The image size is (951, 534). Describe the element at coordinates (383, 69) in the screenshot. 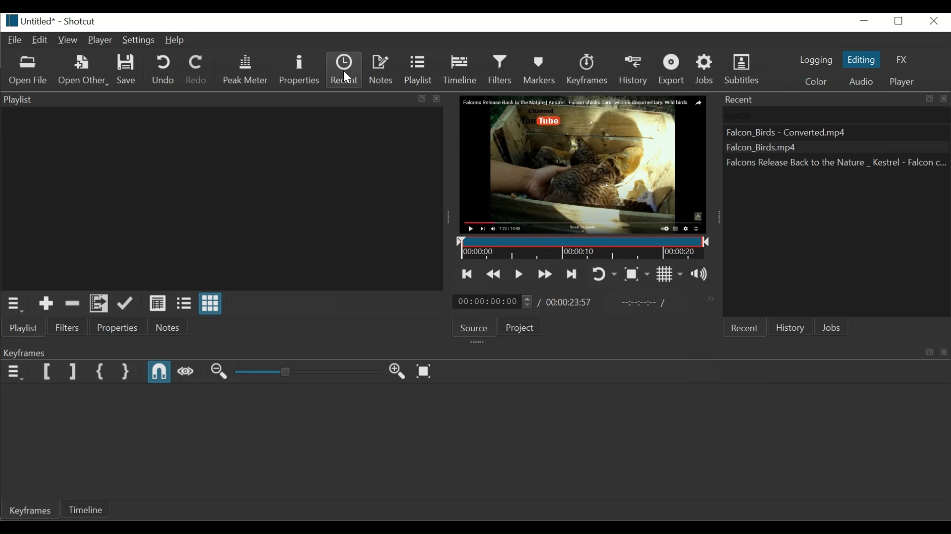

I see `Notes` at that location.